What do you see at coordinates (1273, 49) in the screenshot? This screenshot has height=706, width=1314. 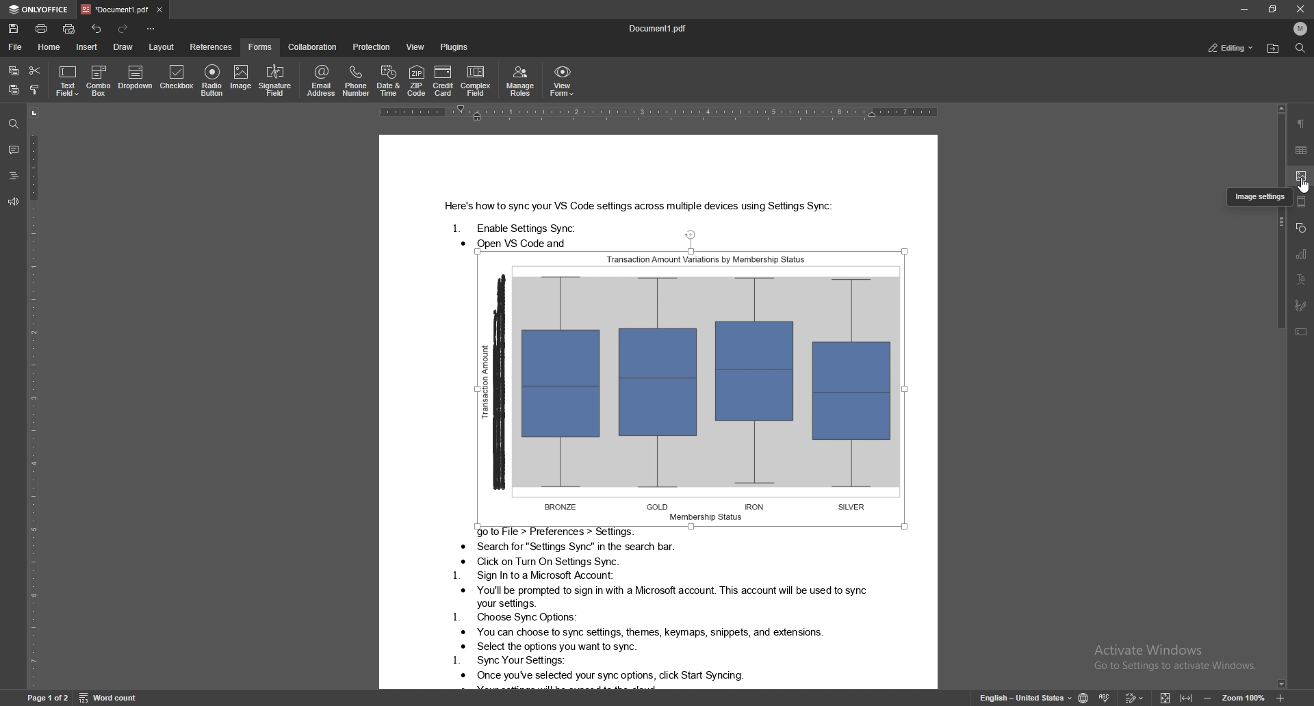 I see `locate file` at bounding box center [1273, 49].